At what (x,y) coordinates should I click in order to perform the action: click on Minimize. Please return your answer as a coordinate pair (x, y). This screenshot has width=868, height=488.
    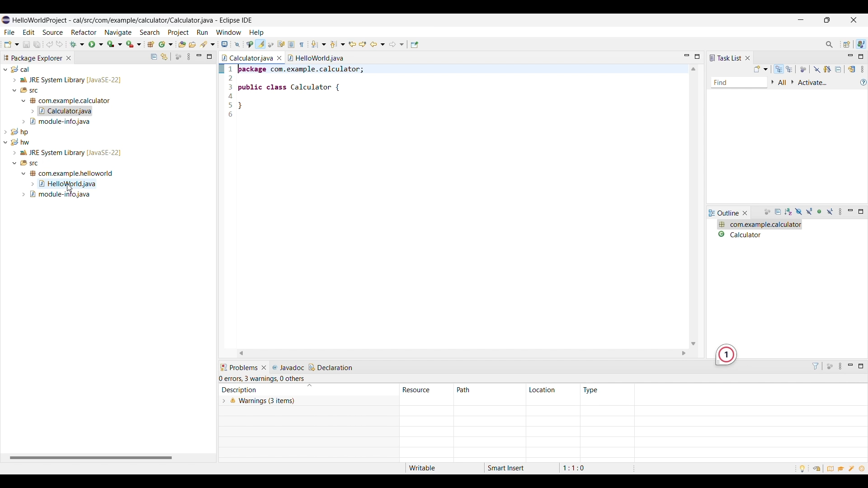
    Looking at the image, I should click on (801, 20).